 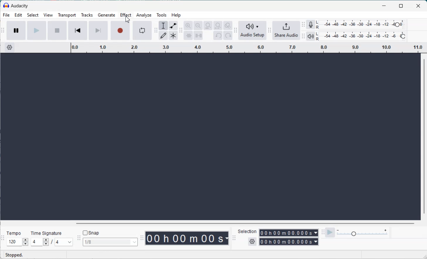 I want to click on Playback speed, so click(x=363, y=232).